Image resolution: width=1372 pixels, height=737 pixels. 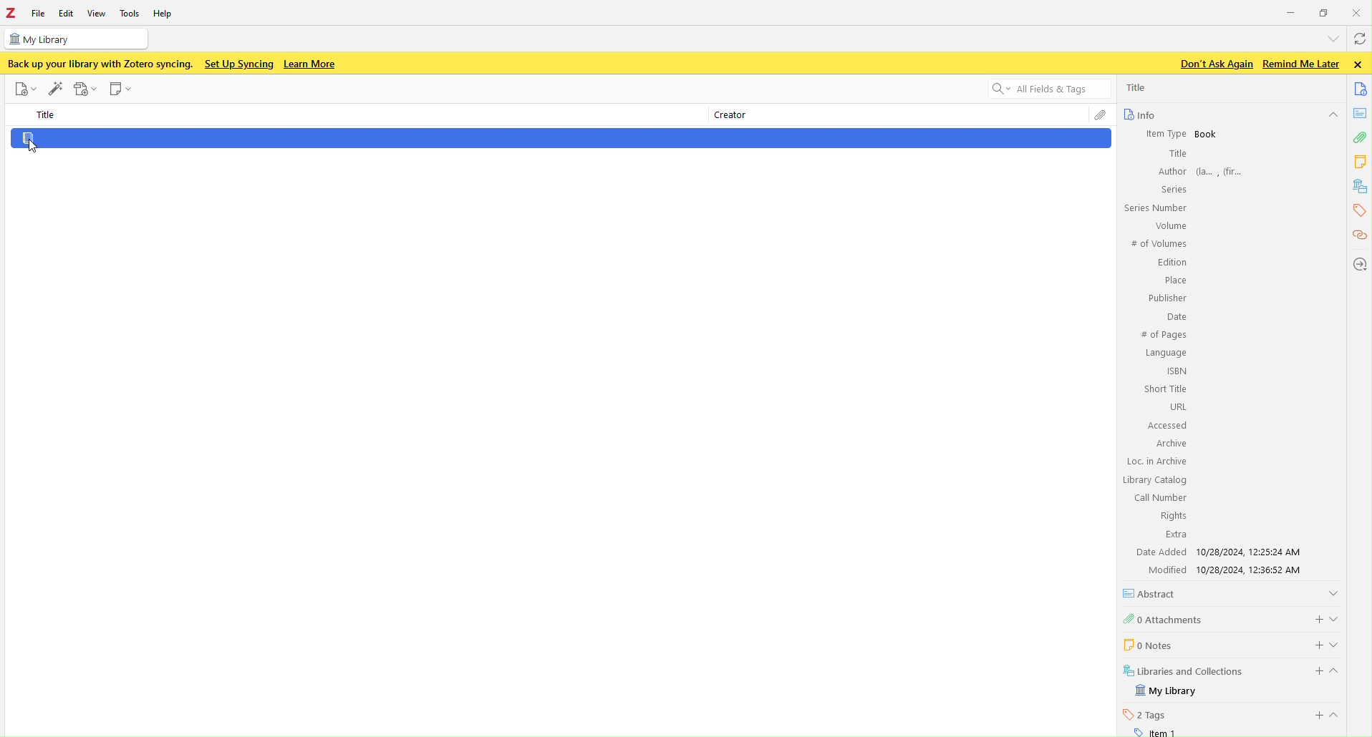 What do you see at coordinates (164, 14) in the screenshot?
I see `help` at bounding box center [164, 14].